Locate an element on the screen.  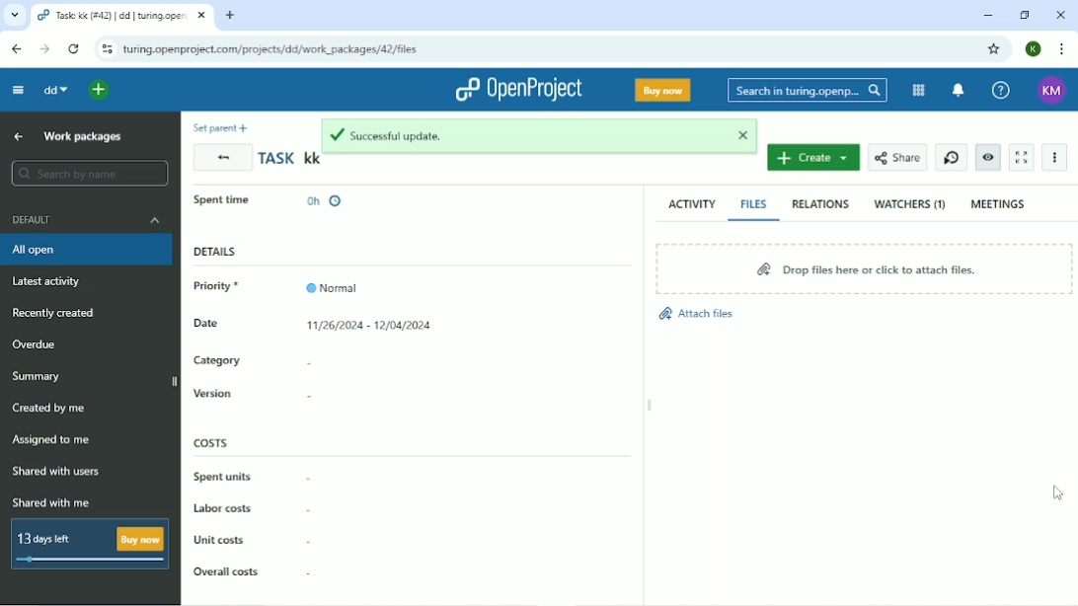
WATCHERS (1) is located at coordinates (909, 205).